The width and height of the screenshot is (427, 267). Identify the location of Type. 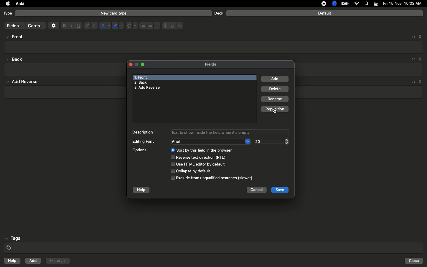
(8, 14).